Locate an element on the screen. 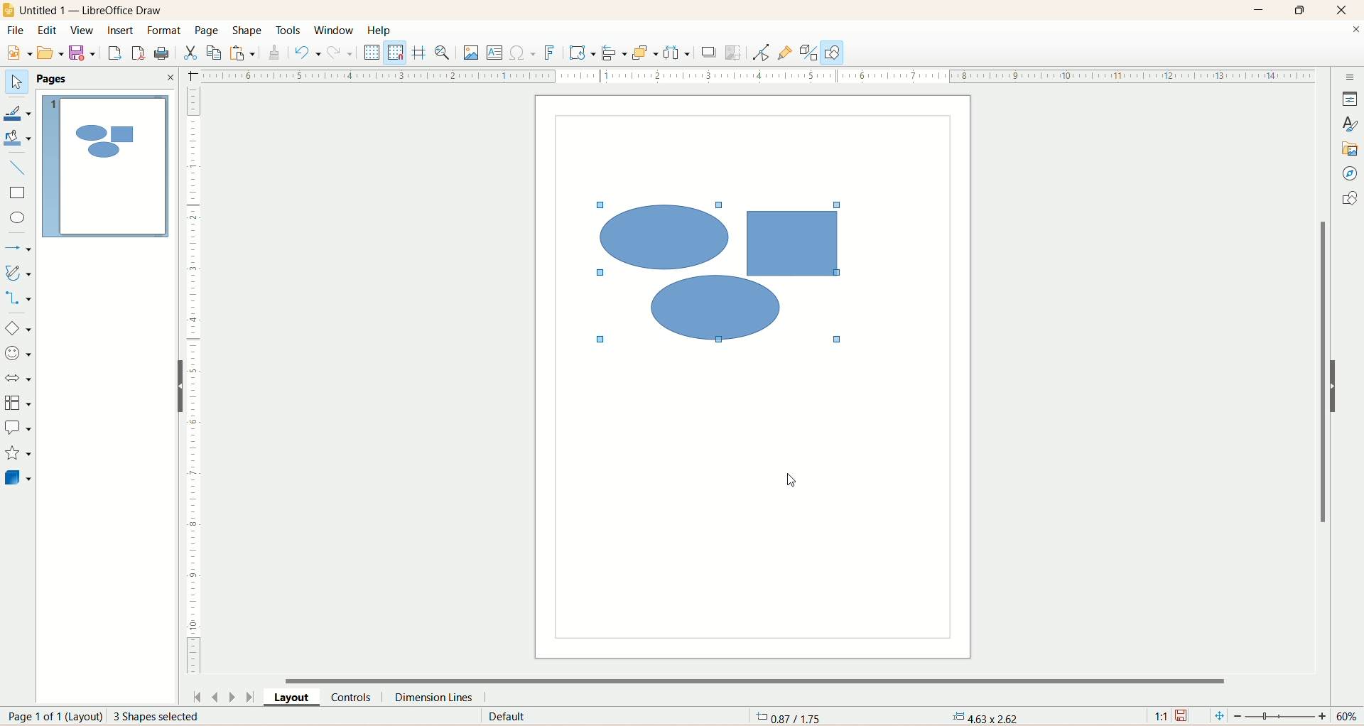 This screenshot has width=1364, height=726. page1 is located at coordinates (103, 165).